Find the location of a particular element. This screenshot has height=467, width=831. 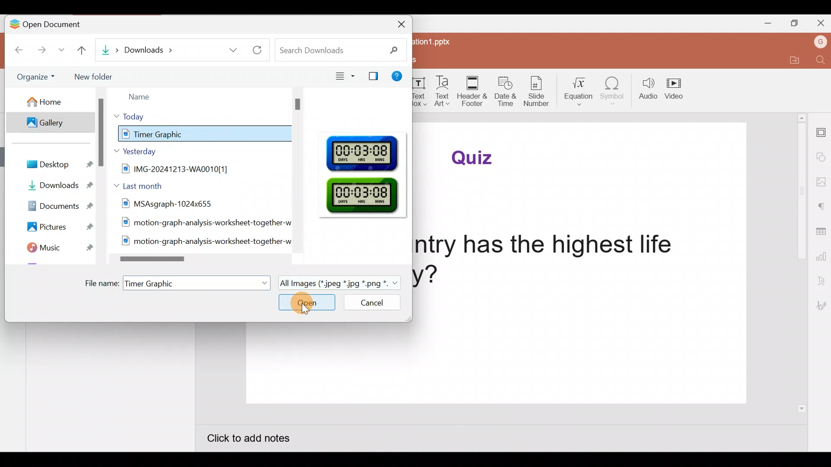

Back is located at coordinates (15, 51).